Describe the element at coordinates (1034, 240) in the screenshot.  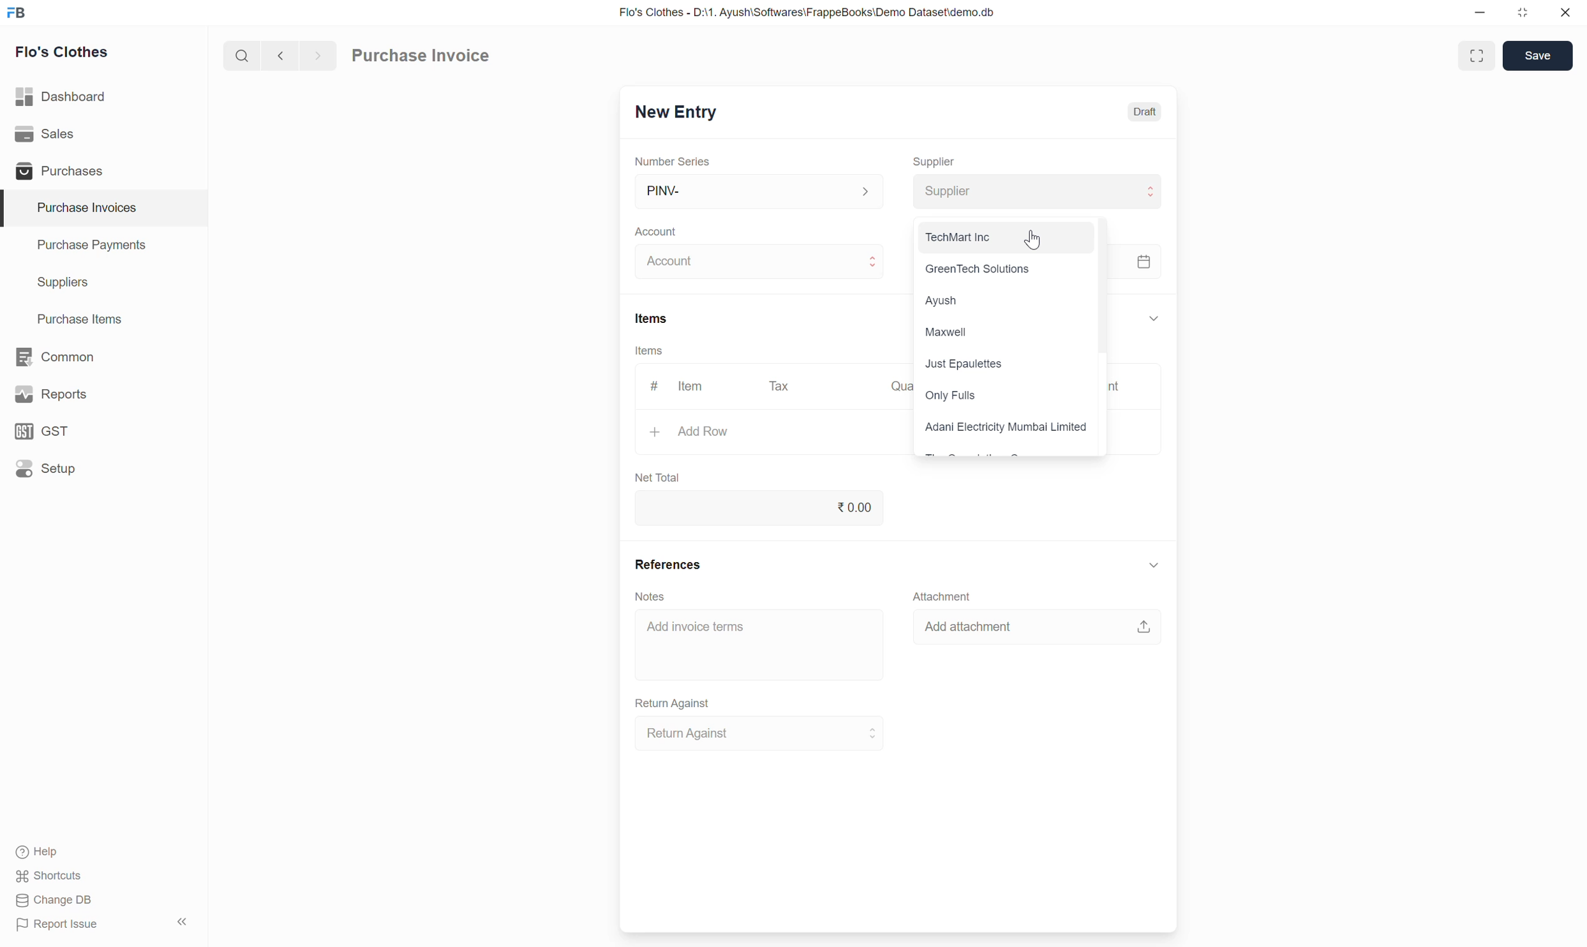
I see `Cursor` at that location.